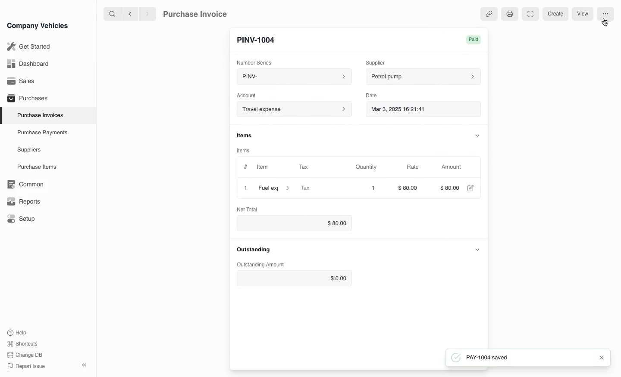 The width and height of the screenshot is (621, 377). What do you see at coordinates (41, 133) in the screenshot?
I see `Purchase Payments` at bounding box center [41, 133].